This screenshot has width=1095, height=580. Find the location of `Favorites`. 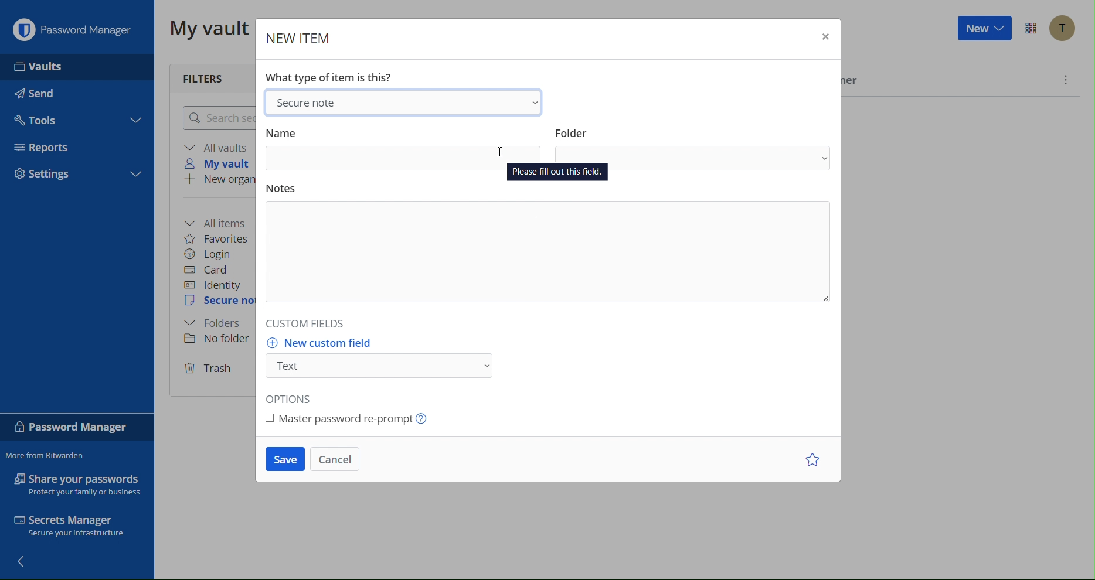

Favorites is located at coordinates (220, 237).